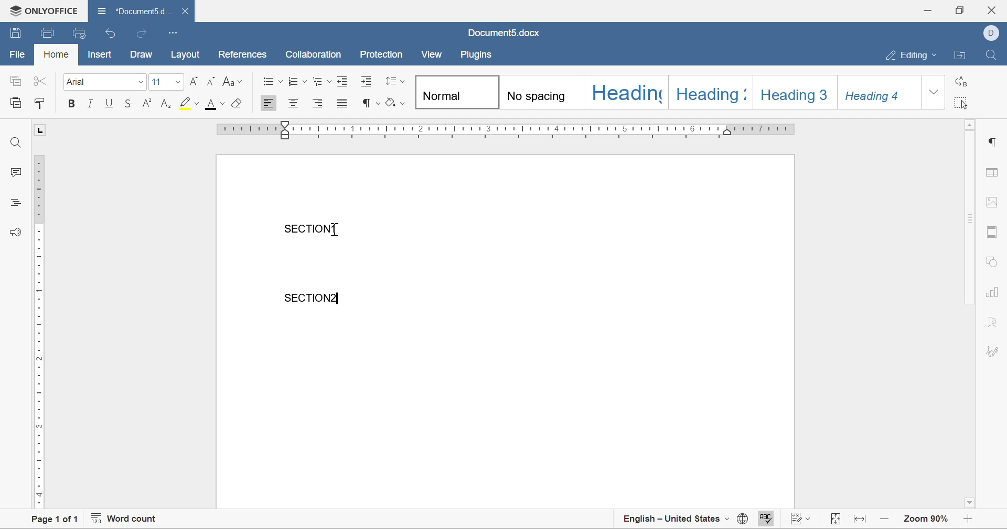 The width and height of the screenshot is (1007, 529). Describe the element at coordinates (239, 103) in the screenshot. I see `clear style` at that location.